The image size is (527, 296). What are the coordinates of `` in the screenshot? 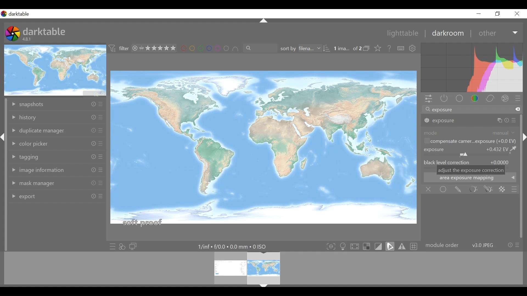 It's located at (101, 105).